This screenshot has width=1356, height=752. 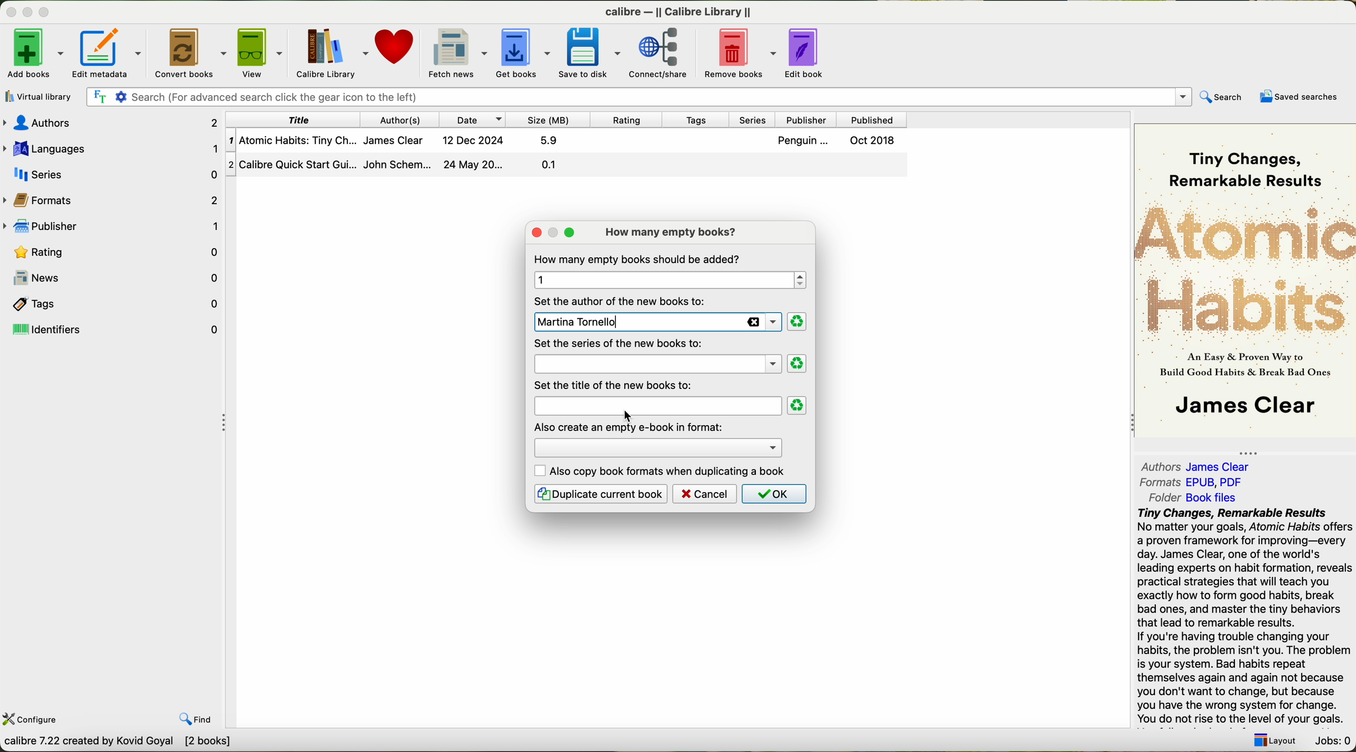 What do you see at coordinates (1298, 96) in the screenshot?
I see `saved searches` at bounding box center [1298, 96].